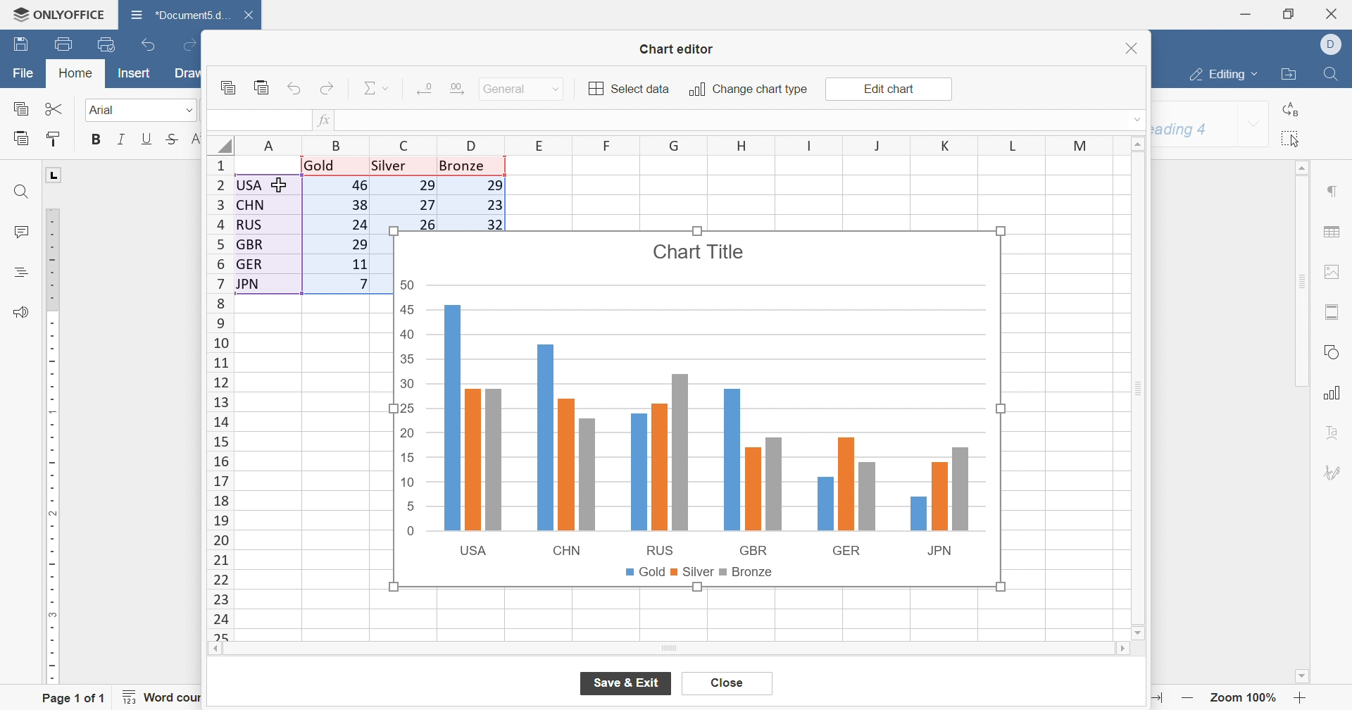 The height and width of the screenshot is (710, 1352). I want to click on copy, so click(227, 87).